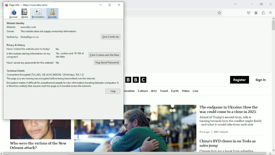 The image size is (275, 155). I want to click on View Certificate, so click(111, 37).